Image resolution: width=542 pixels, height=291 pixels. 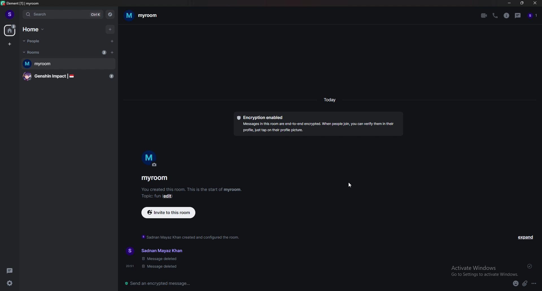 I want to click on sent, so click(x=530, y=266).